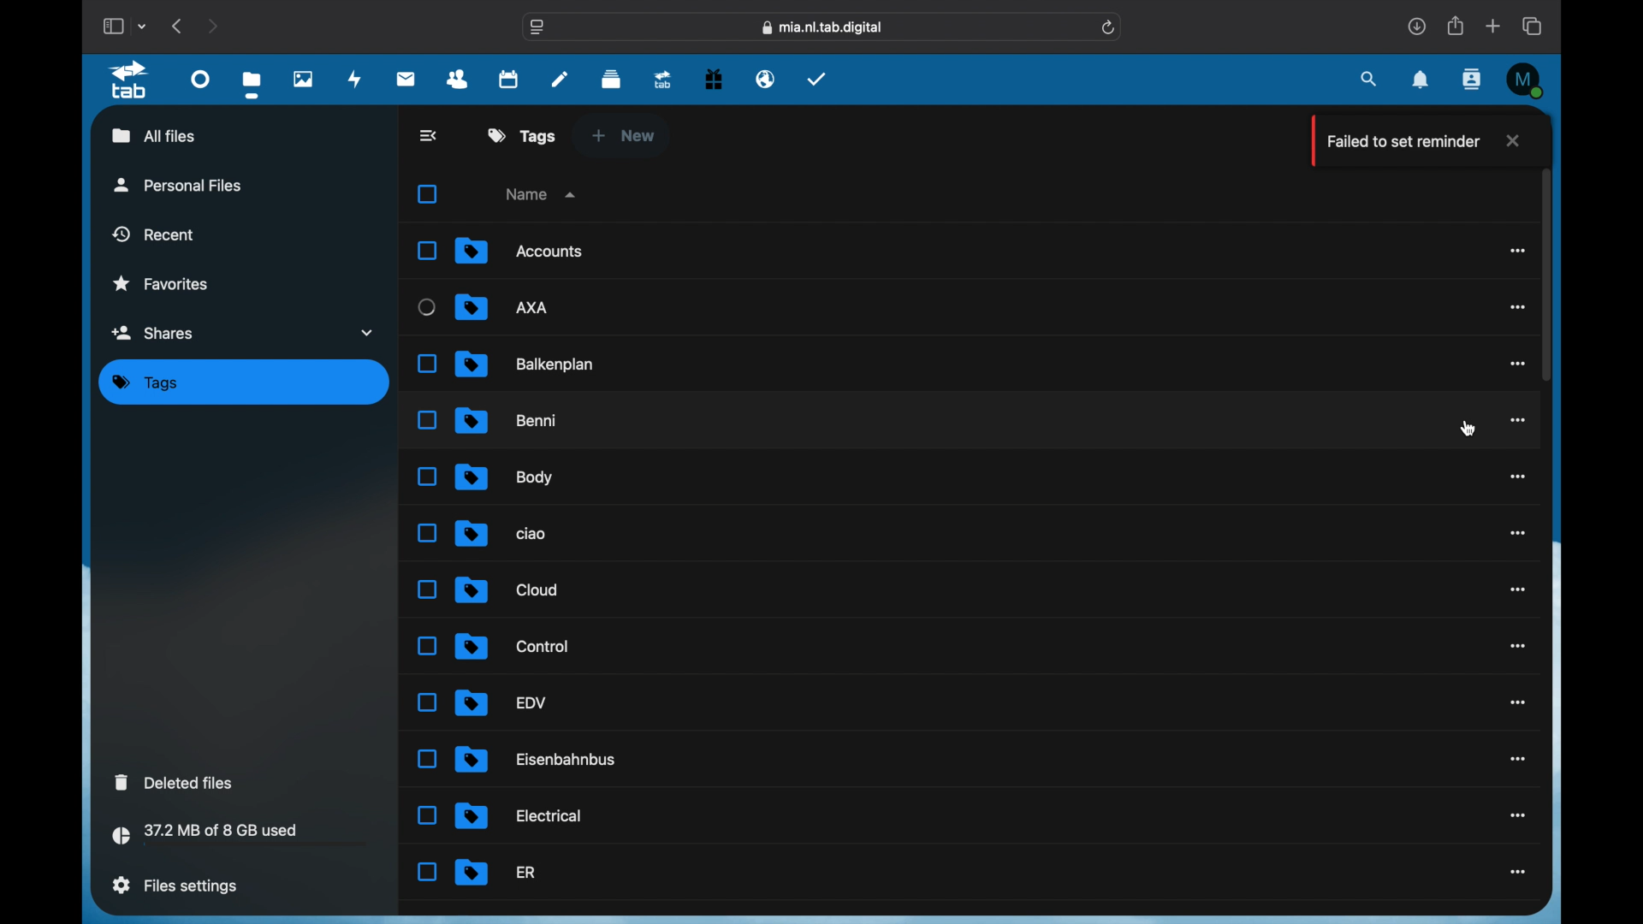  What do you see at coordinates (426, 308) in the screenshot?
I see `Unselected Checkbox` at bounding box center [426, 308].